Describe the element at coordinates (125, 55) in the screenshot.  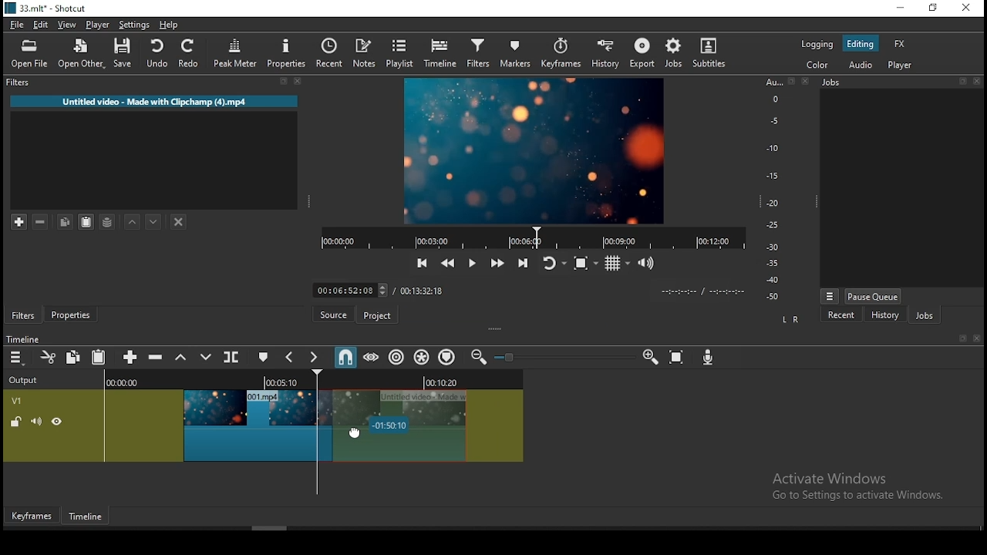
I see `save` at that location.